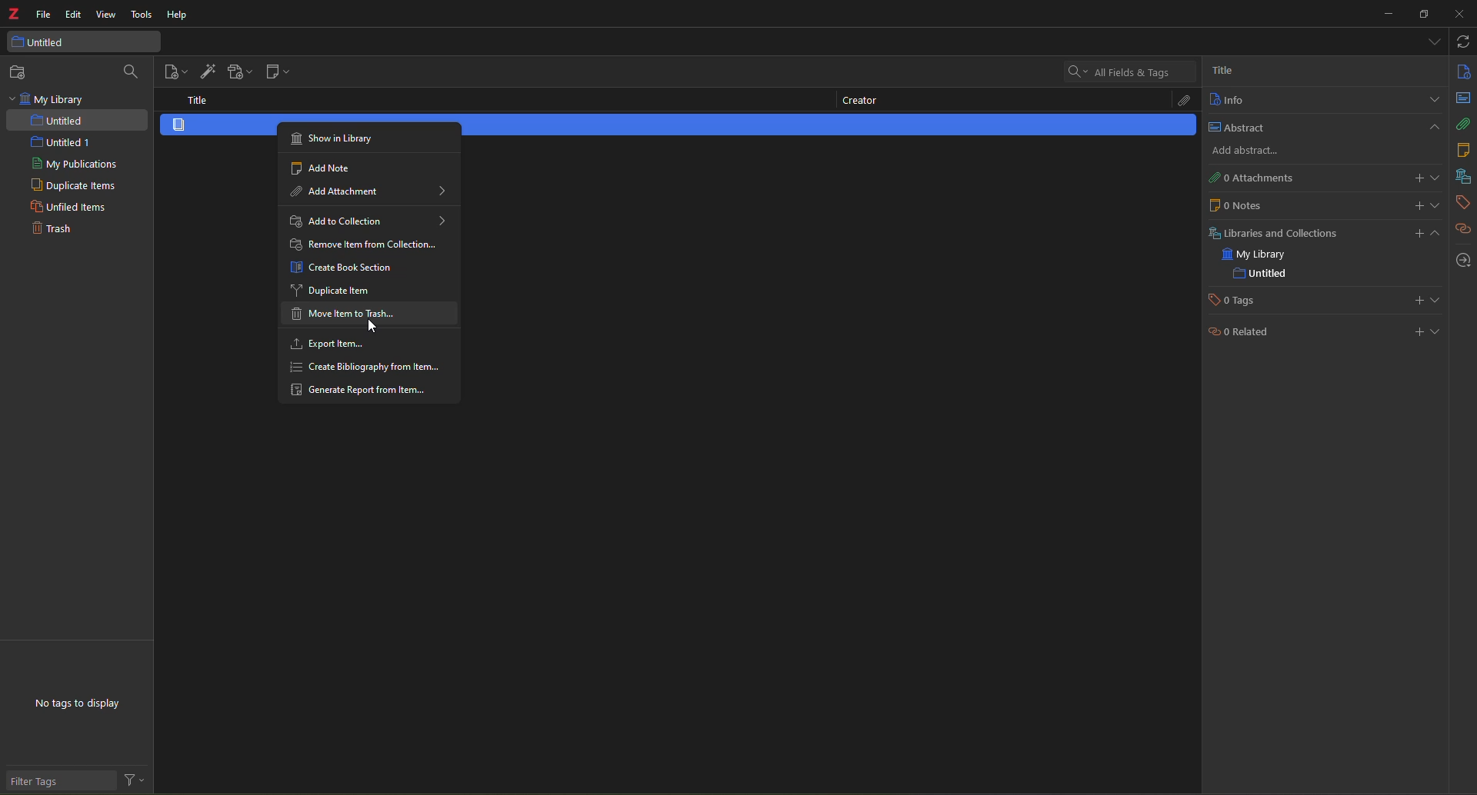  What do you see at coordinates (74, 14) in the screenshot?
I see `edit` at bounding box center [74, 14].